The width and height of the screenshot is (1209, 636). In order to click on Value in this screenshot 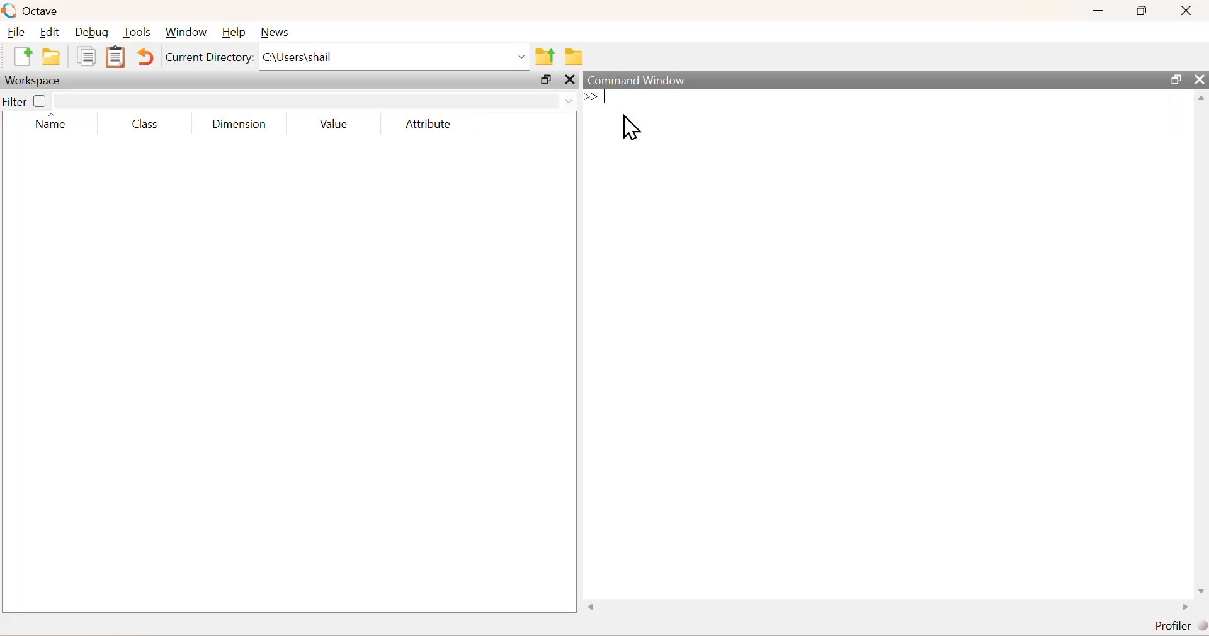, I will do `click(334, 124)`.